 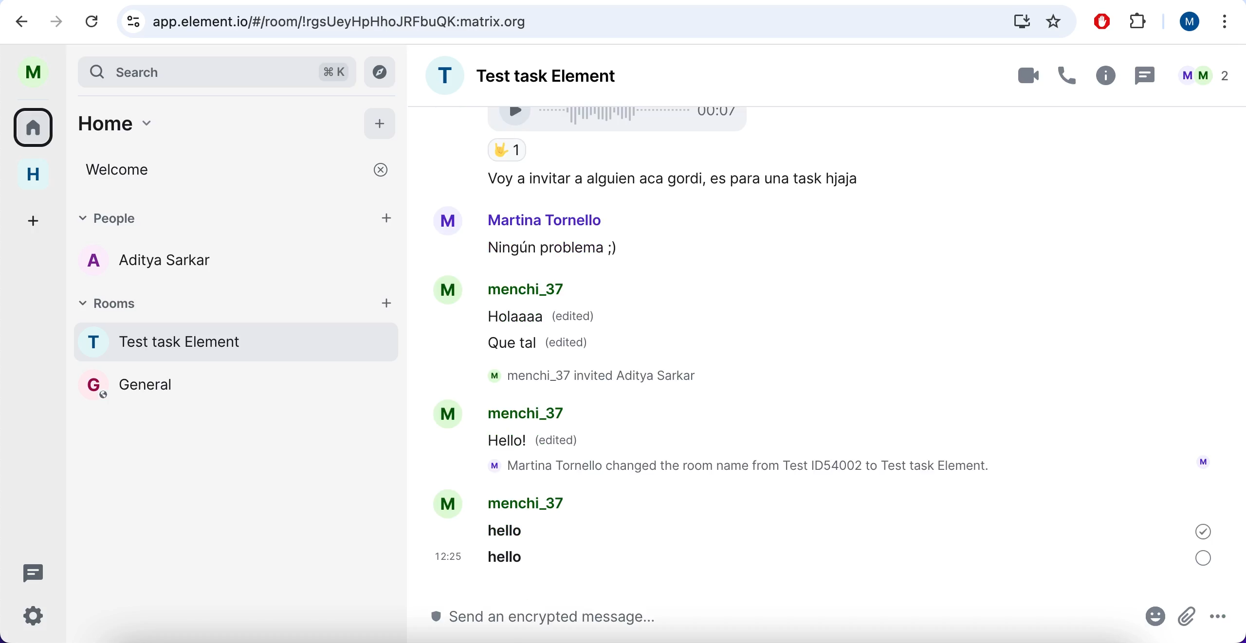 I want to click on extensions, so click(x=1140, y=22).